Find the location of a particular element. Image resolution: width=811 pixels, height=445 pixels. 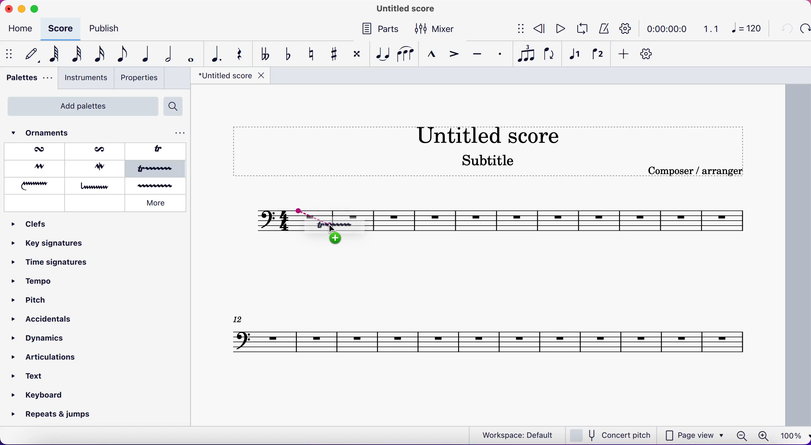

minimize is located at coordinates (21, 8).